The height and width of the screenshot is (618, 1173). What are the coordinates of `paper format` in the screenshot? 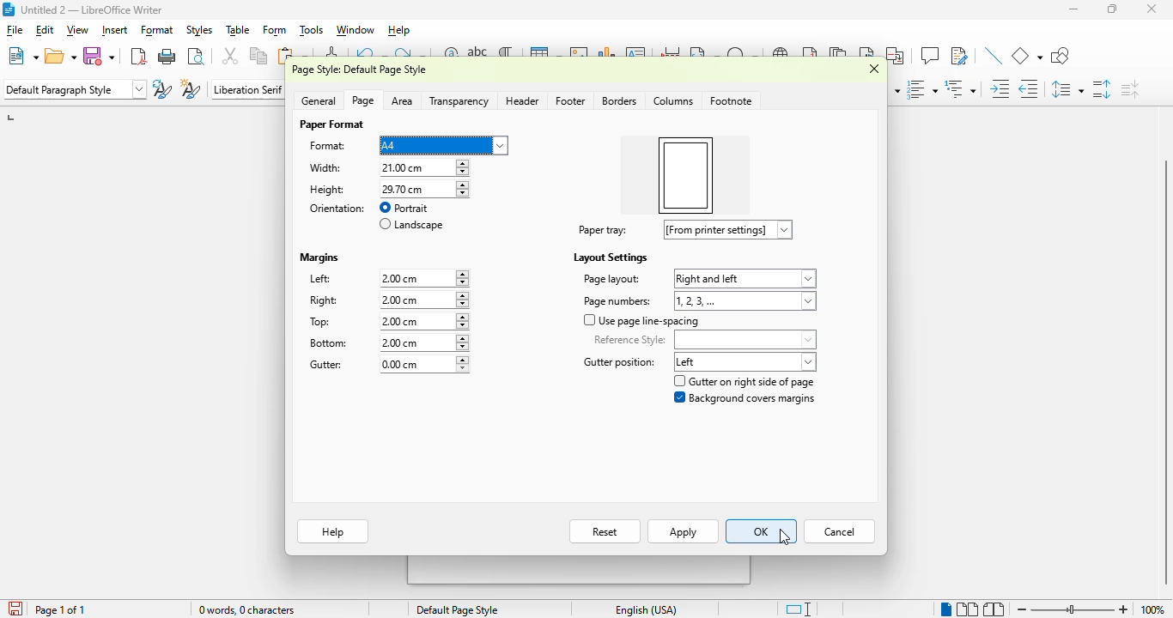 It's located at (331, 124).